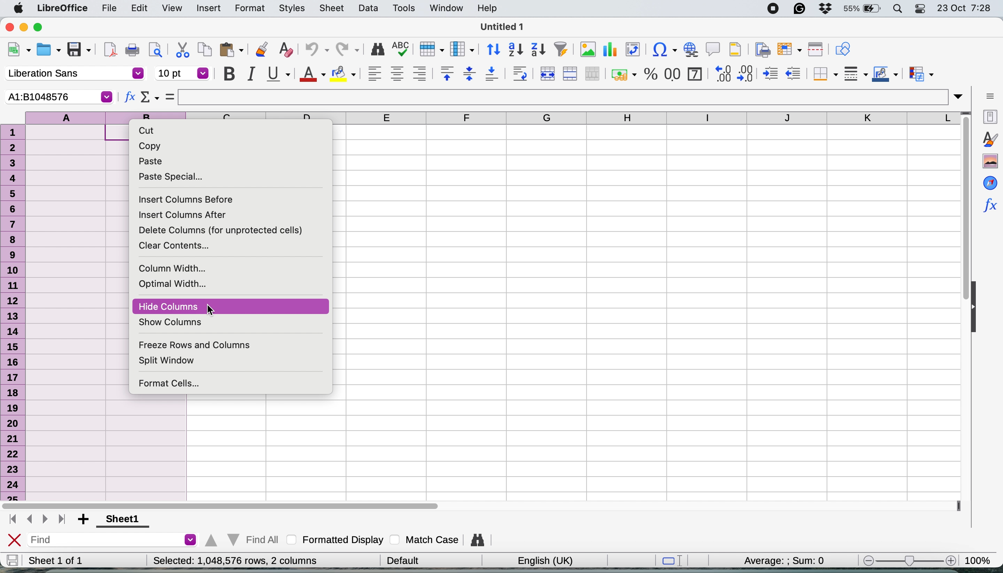 This screenshot has width=1003, height=573. I want to click on redo, so click(348, 49).